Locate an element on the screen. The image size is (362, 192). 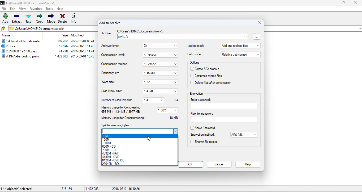
delete files after compression is located at coordinates (213, 83).